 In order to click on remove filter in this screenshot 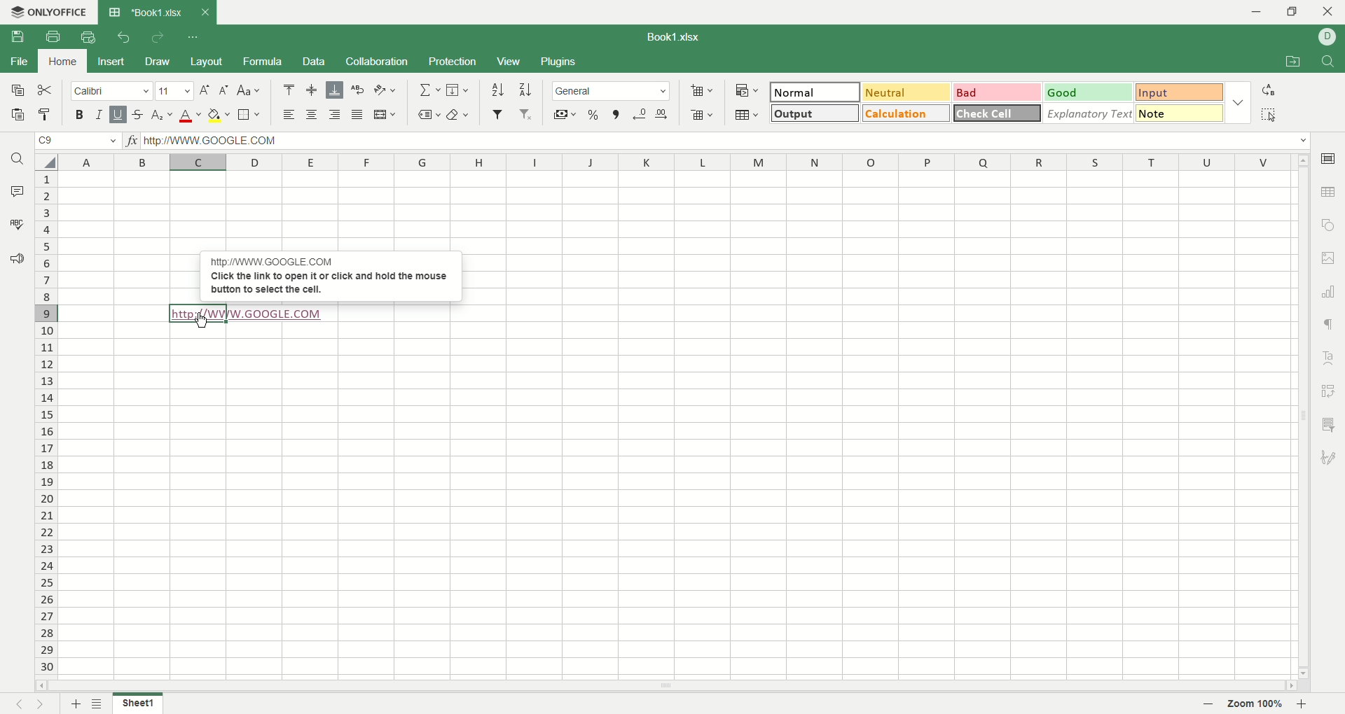, I will do `click(524, 114)`.